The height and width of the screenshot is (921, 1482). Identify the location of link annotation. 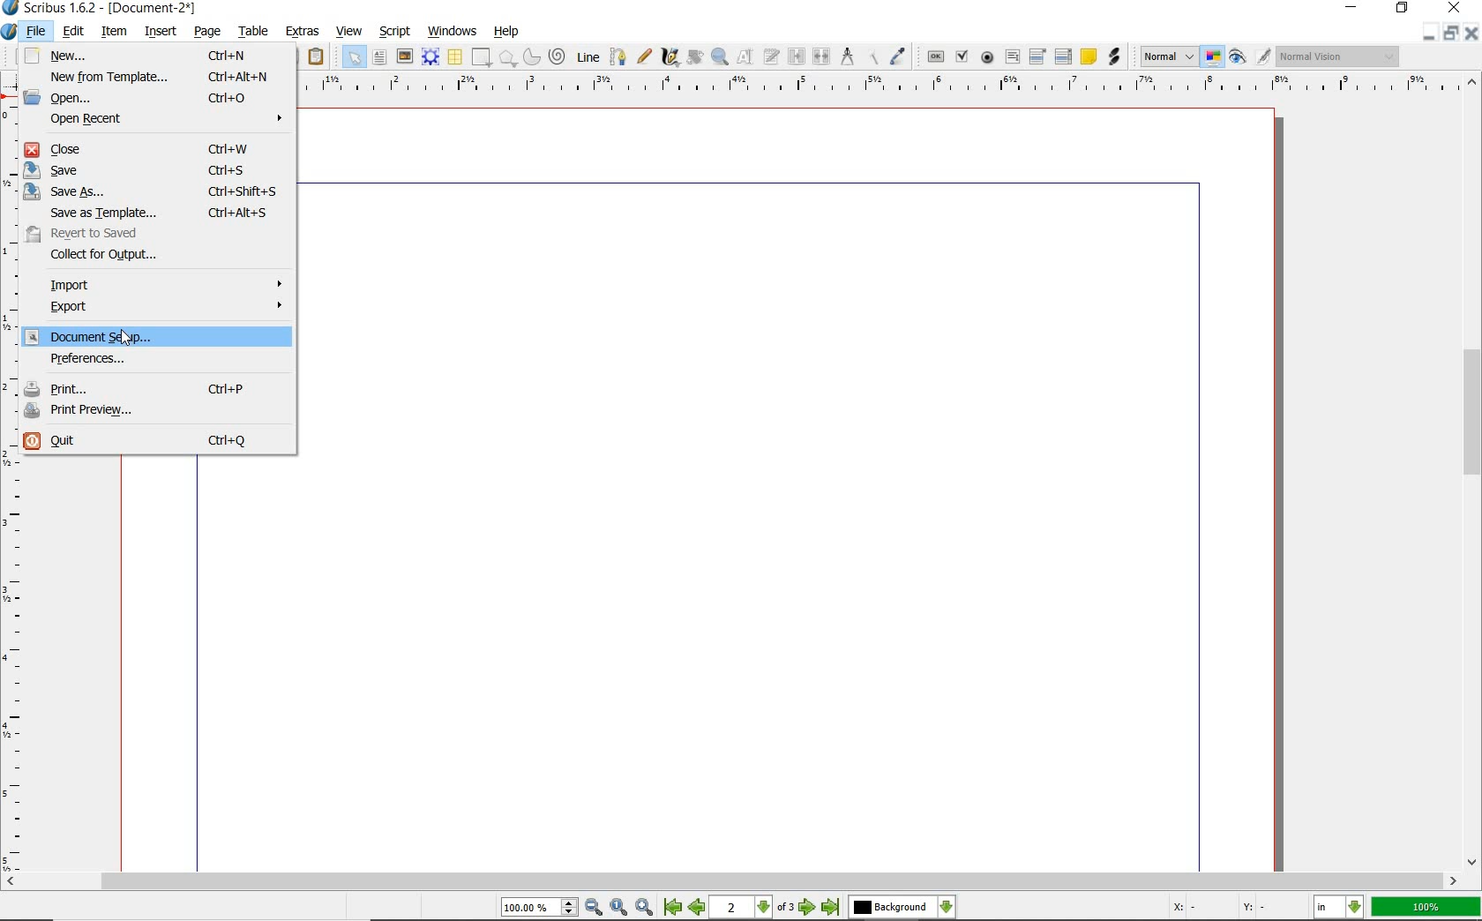
(1115, 57).